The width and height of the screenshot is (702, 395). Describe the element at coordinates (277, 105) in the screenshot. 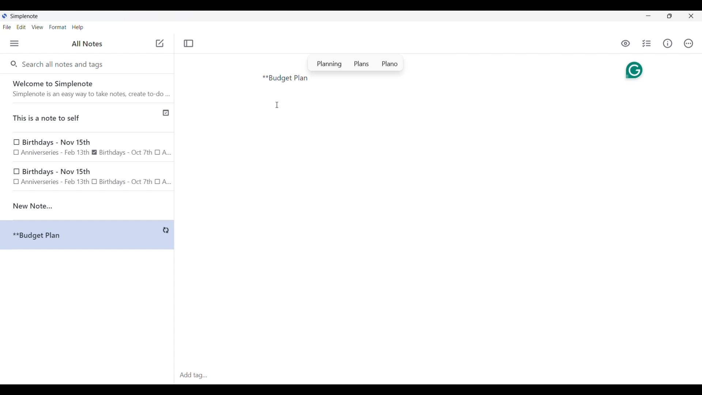

I see `Cursor position unchanged while shift key down` at that location.